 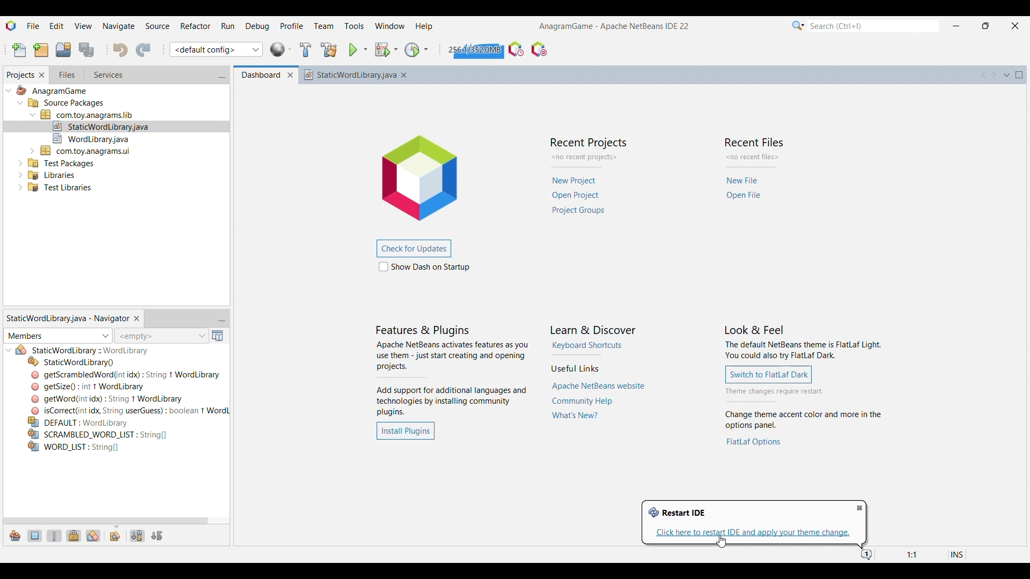 I want to click on Dashboard tab added, so click(x=258, y=75).